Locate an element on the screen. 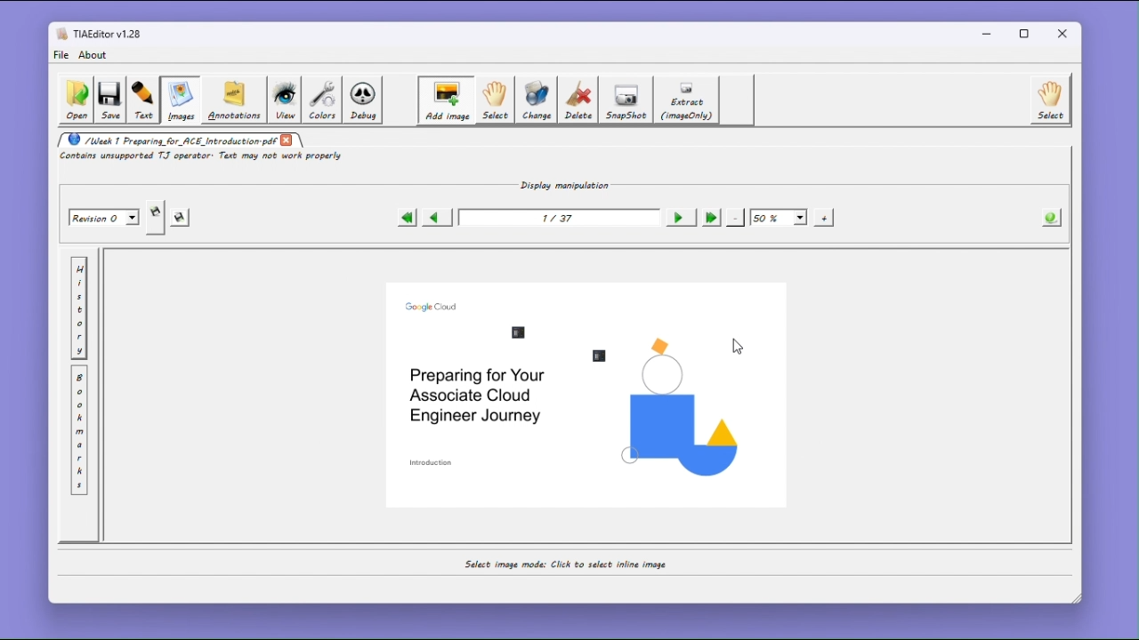 This screenshot has height=640, width=1139. newly inserted image is located at coordinates (518, 333).